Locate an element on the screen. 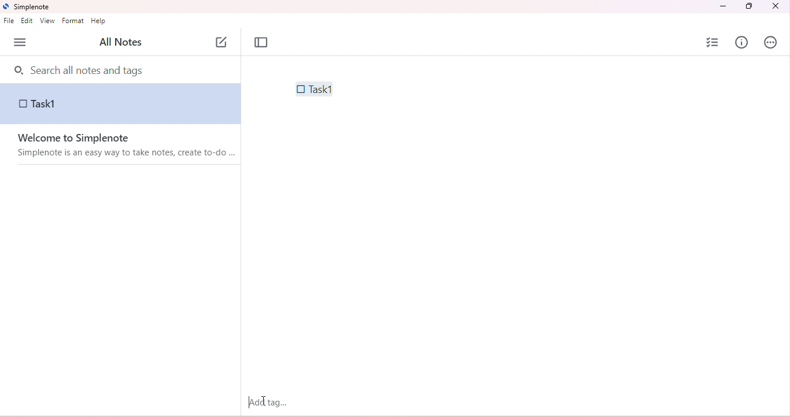  simplenote is located at coordinates (31, 8).